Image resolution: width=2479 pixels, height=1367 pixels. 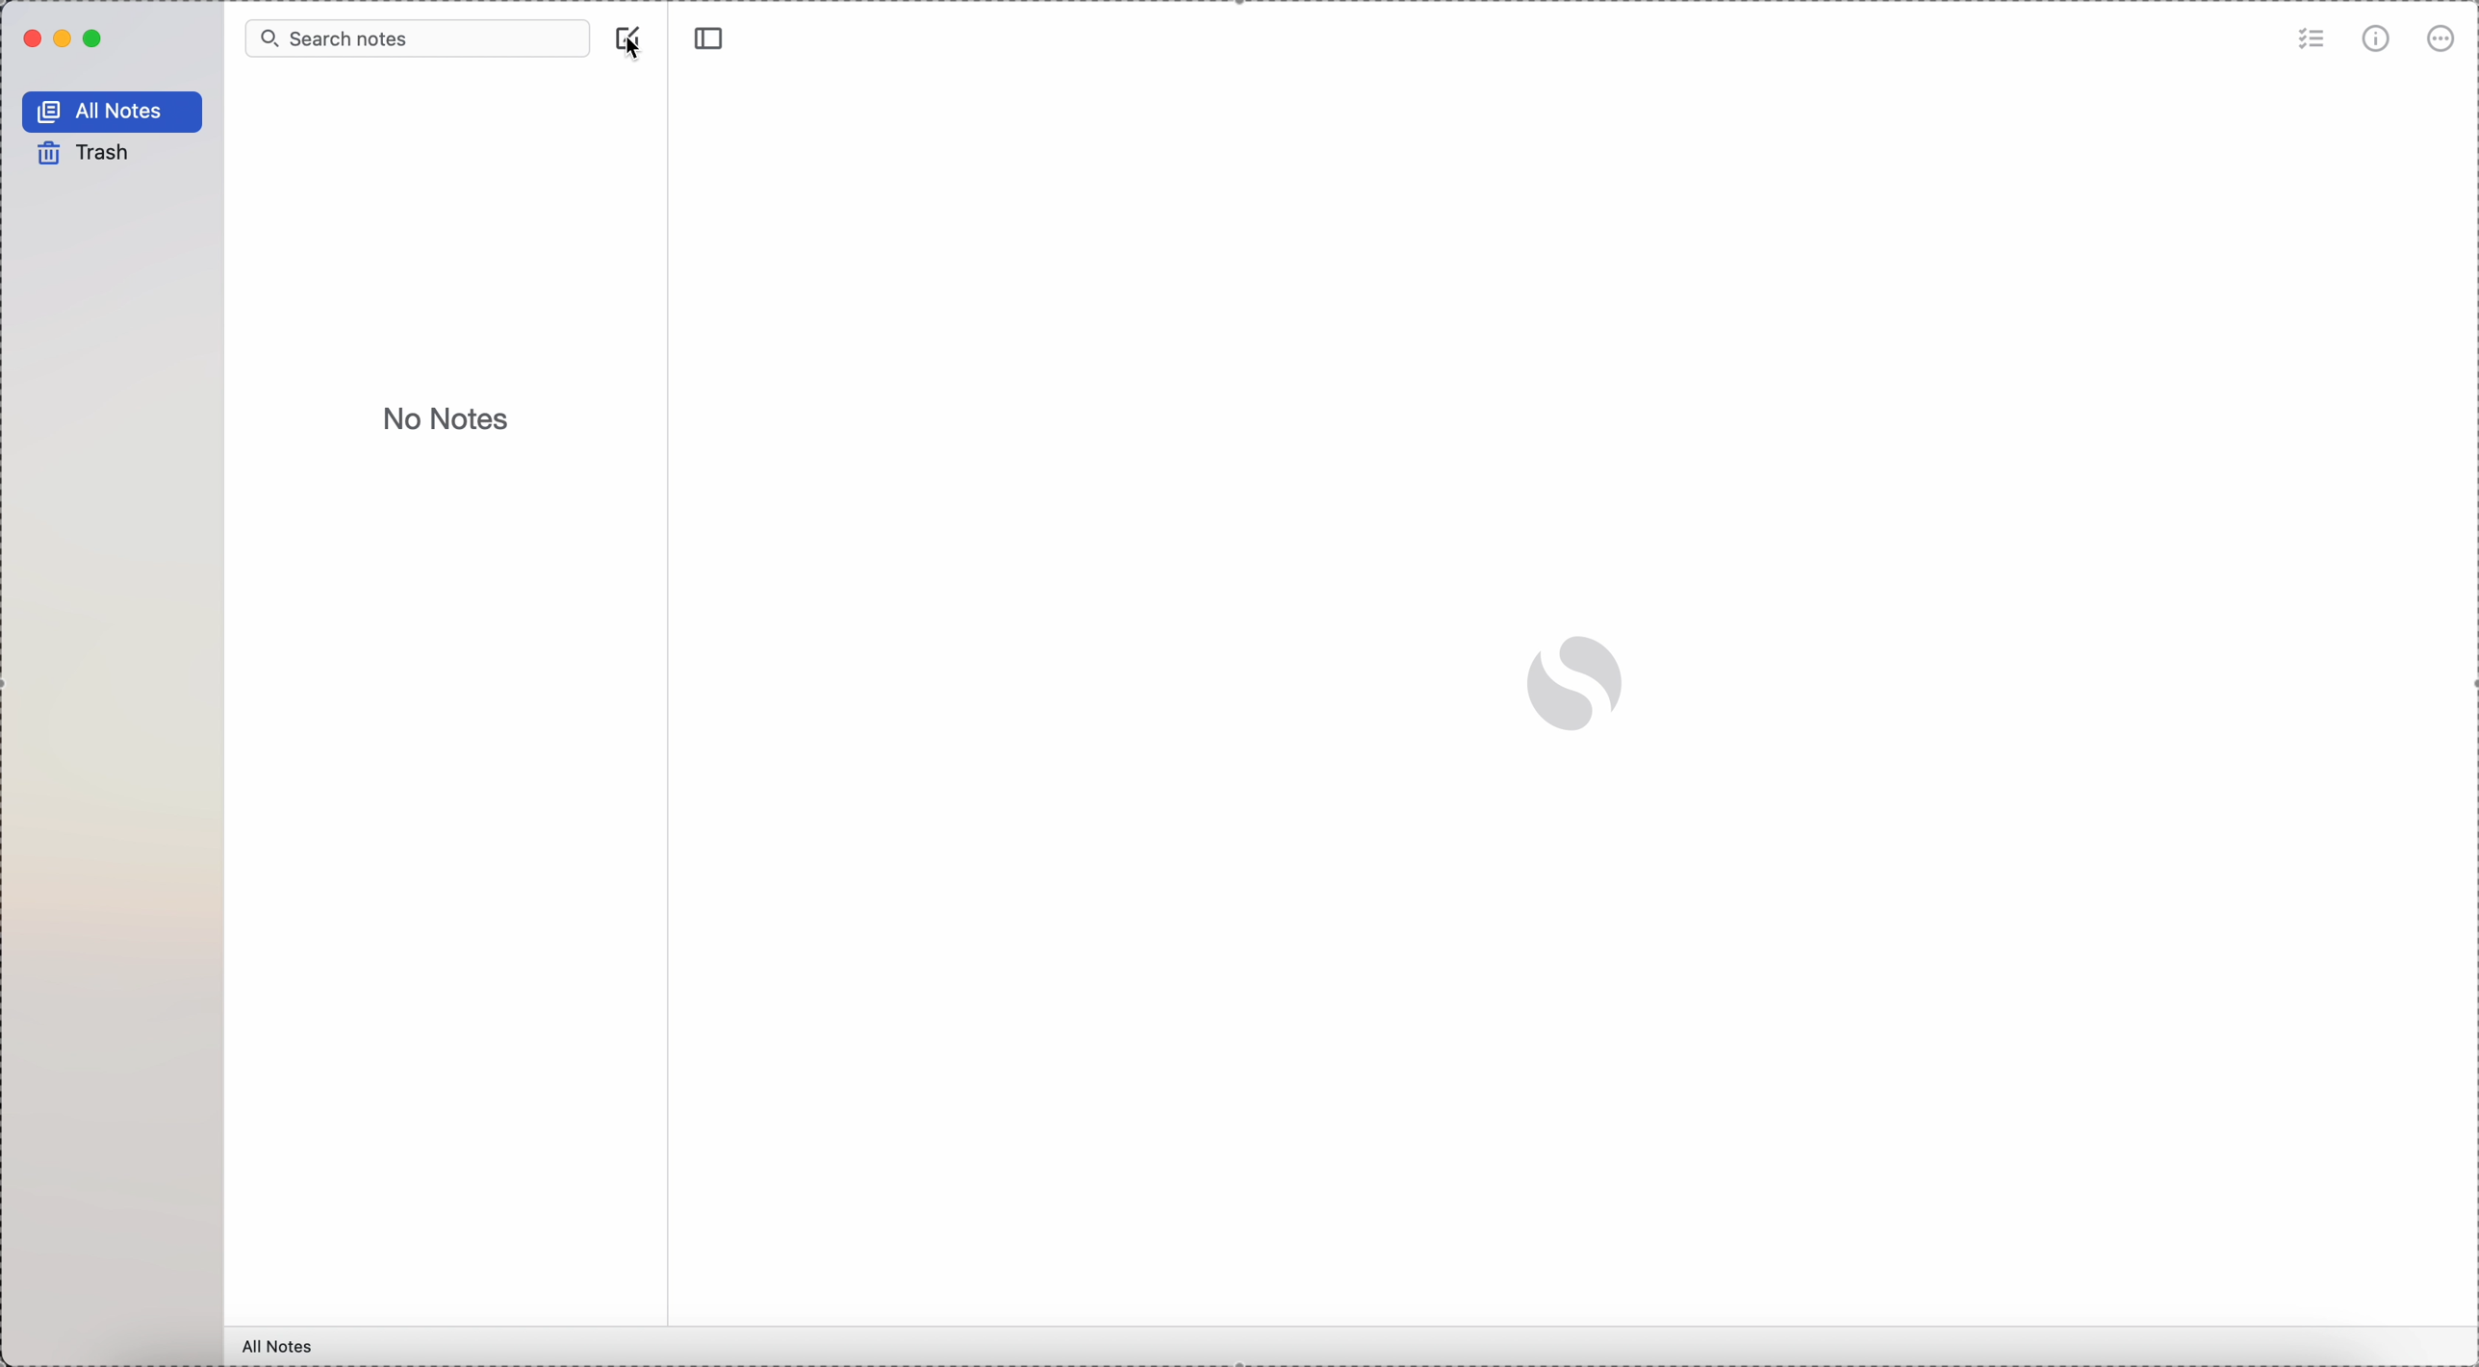 I want to click on minimize Simplenote, so click(x=66, y=40).